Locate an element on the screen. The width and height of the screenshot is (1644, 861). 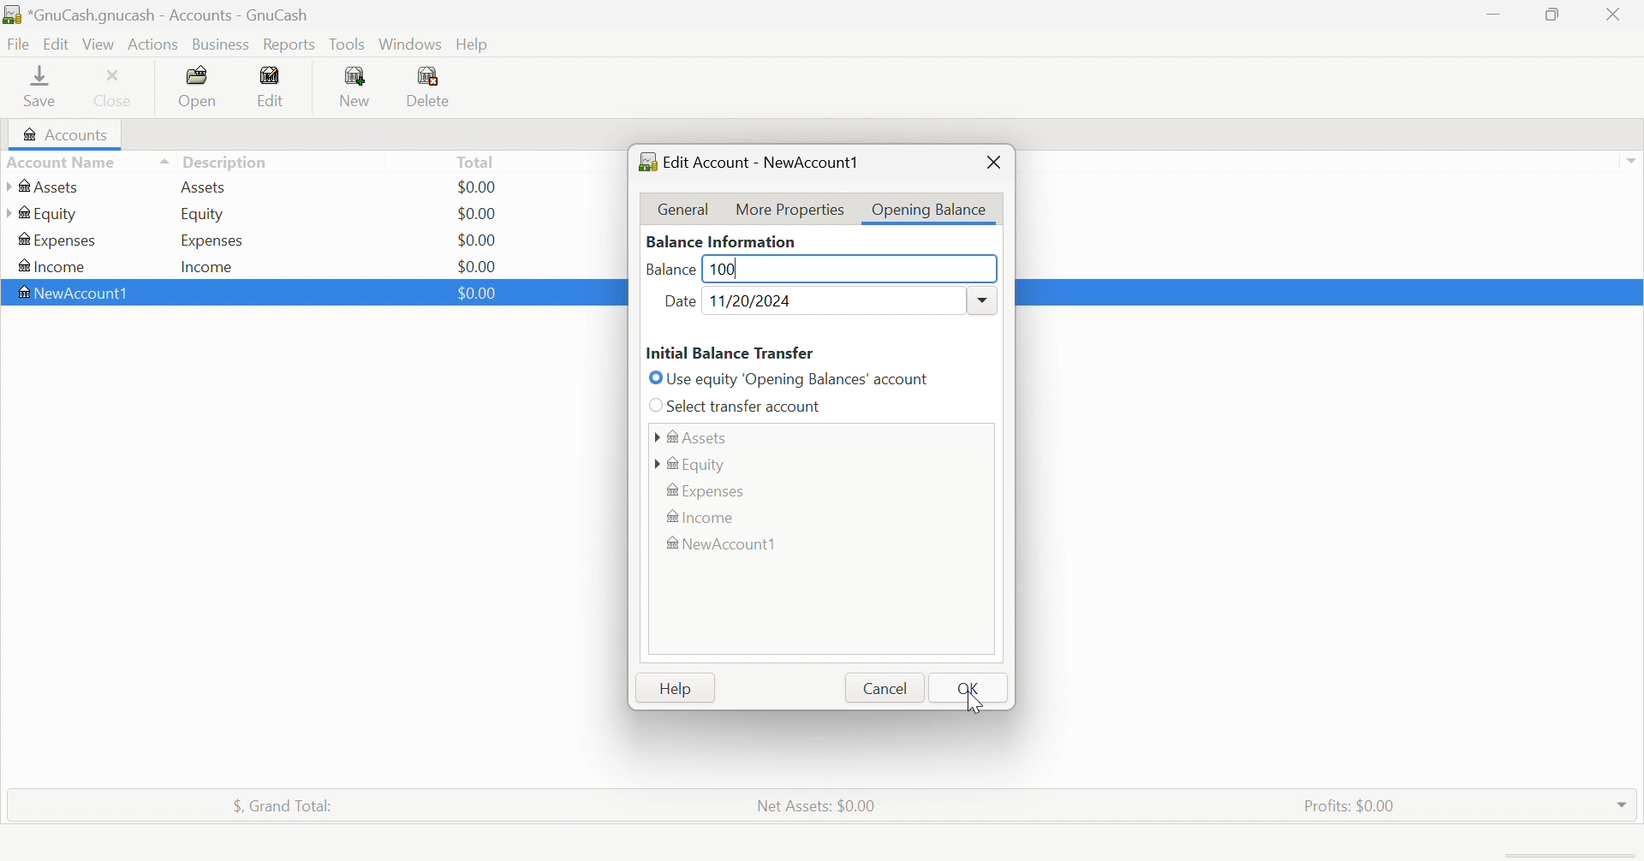
Net Assets: $0.00 is located at coordinates (817, 805).